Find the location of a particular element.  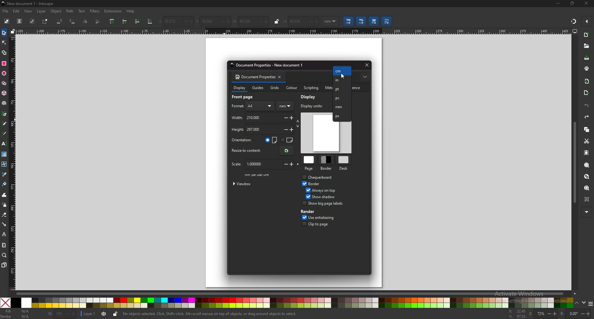

border is located at coordinates (316, 184).